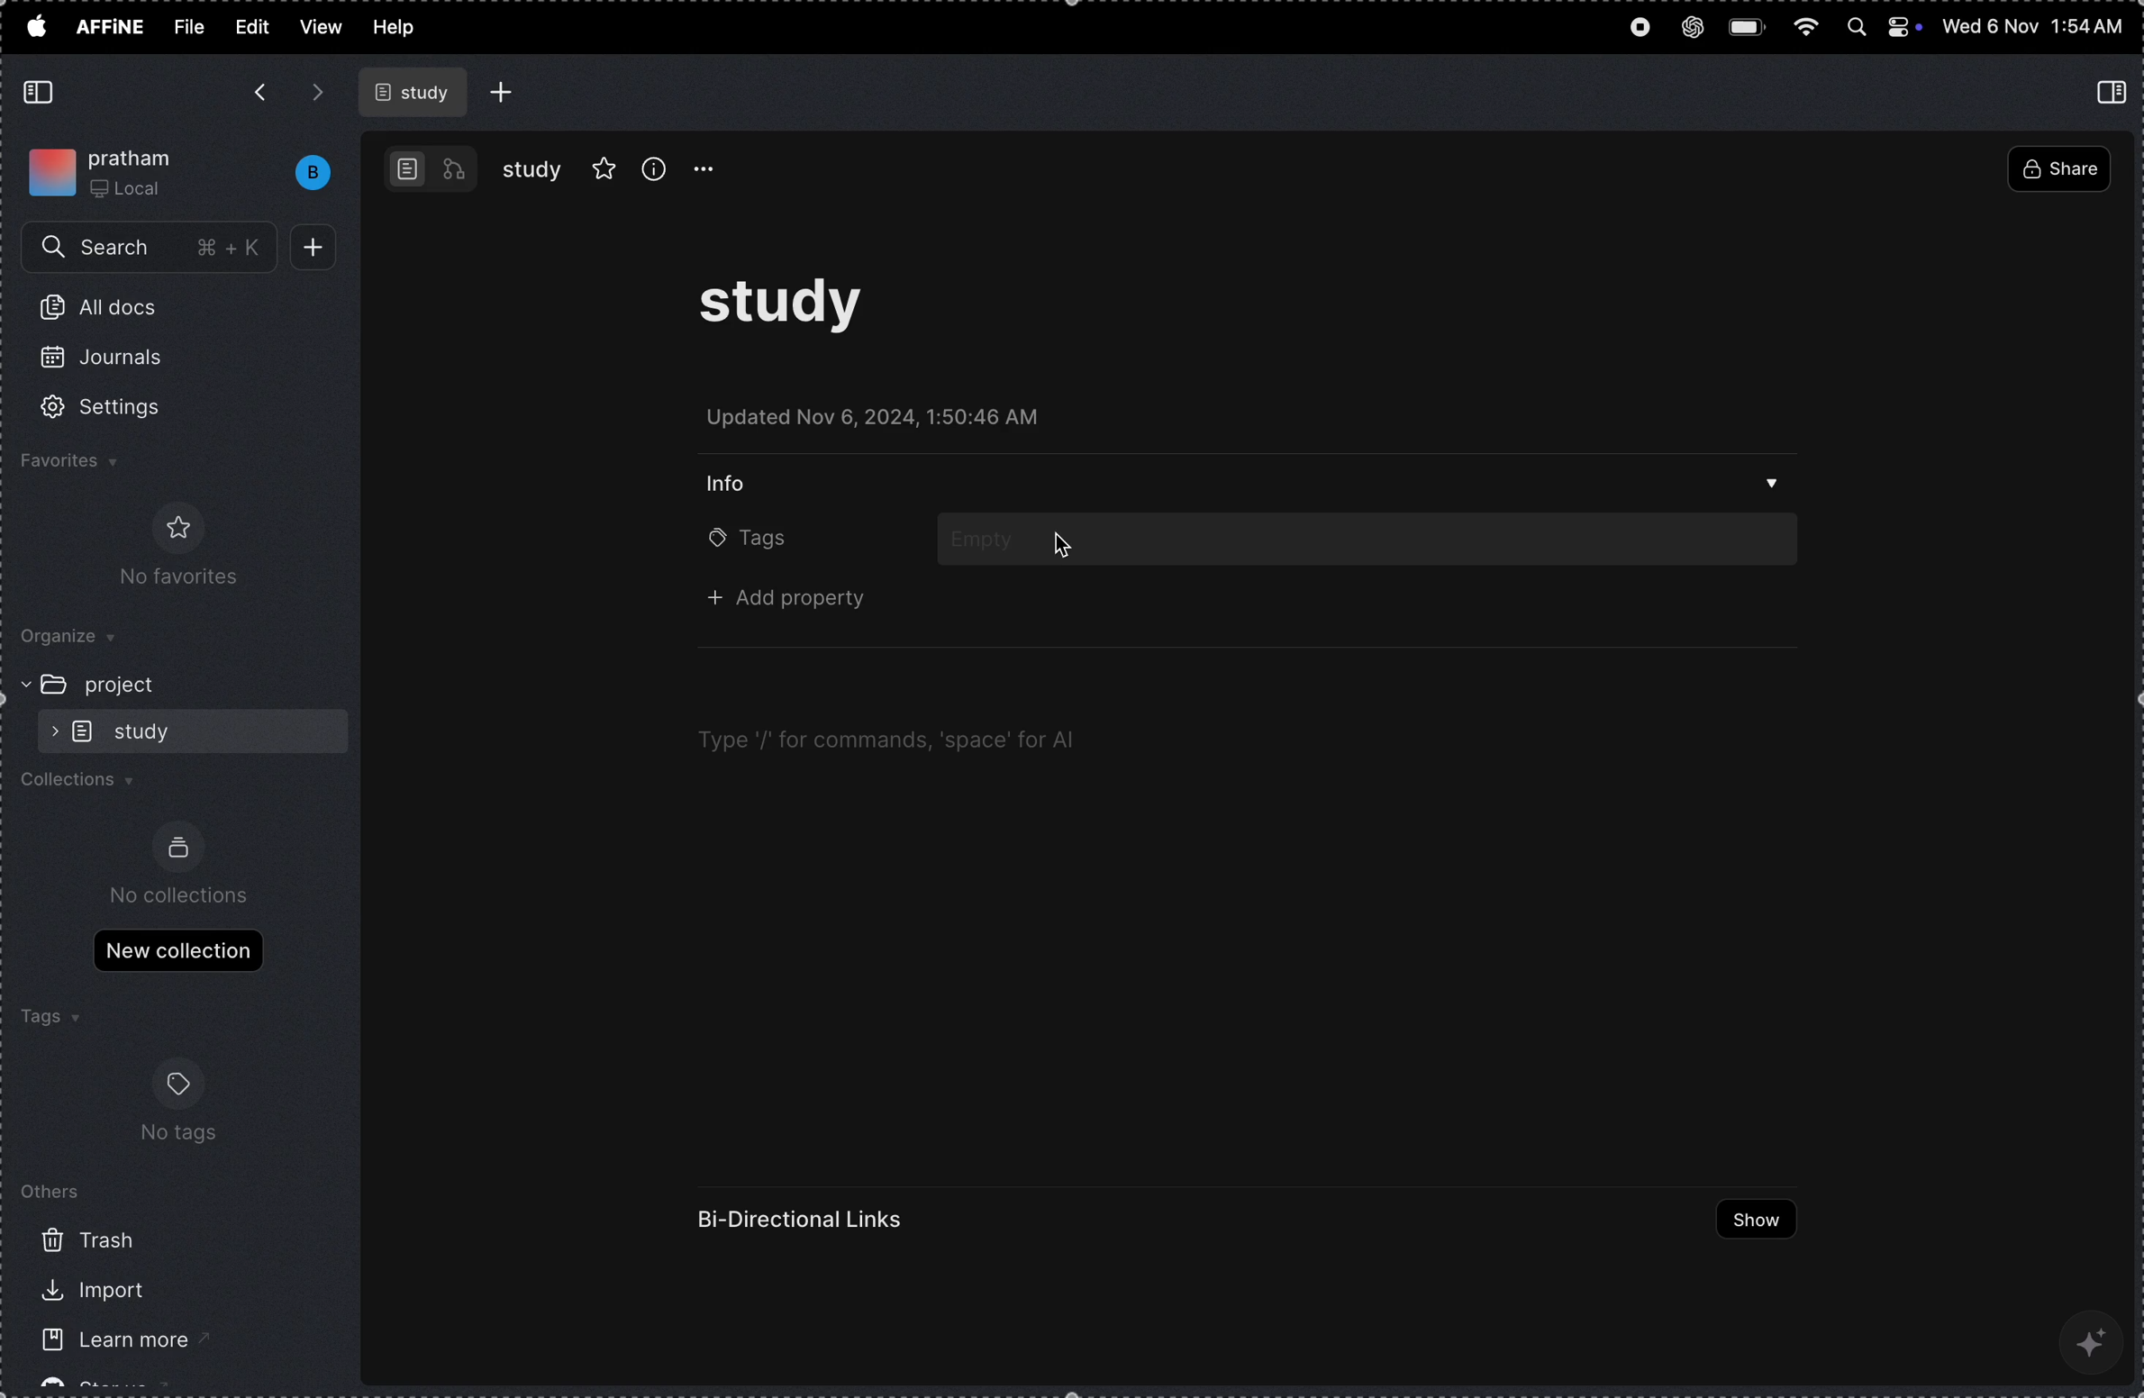 The width and height of the screenshot is (2144, 1398). Describe the element at coordinates (2058, 171) in the screenshot. I see `share` at that location.